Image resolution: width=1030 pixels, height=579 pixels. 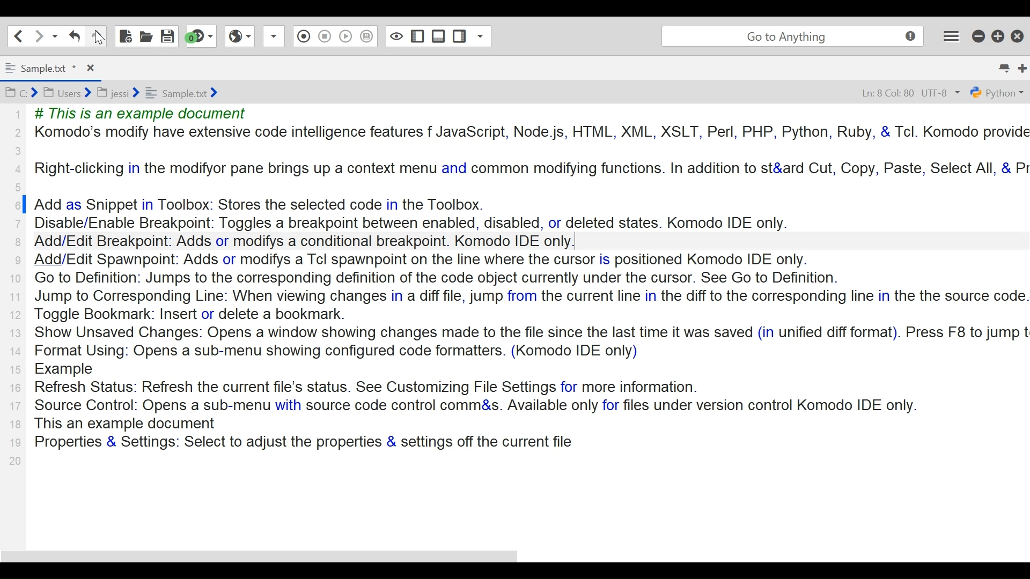 I want to click on C File, so click(x=21, y=92).